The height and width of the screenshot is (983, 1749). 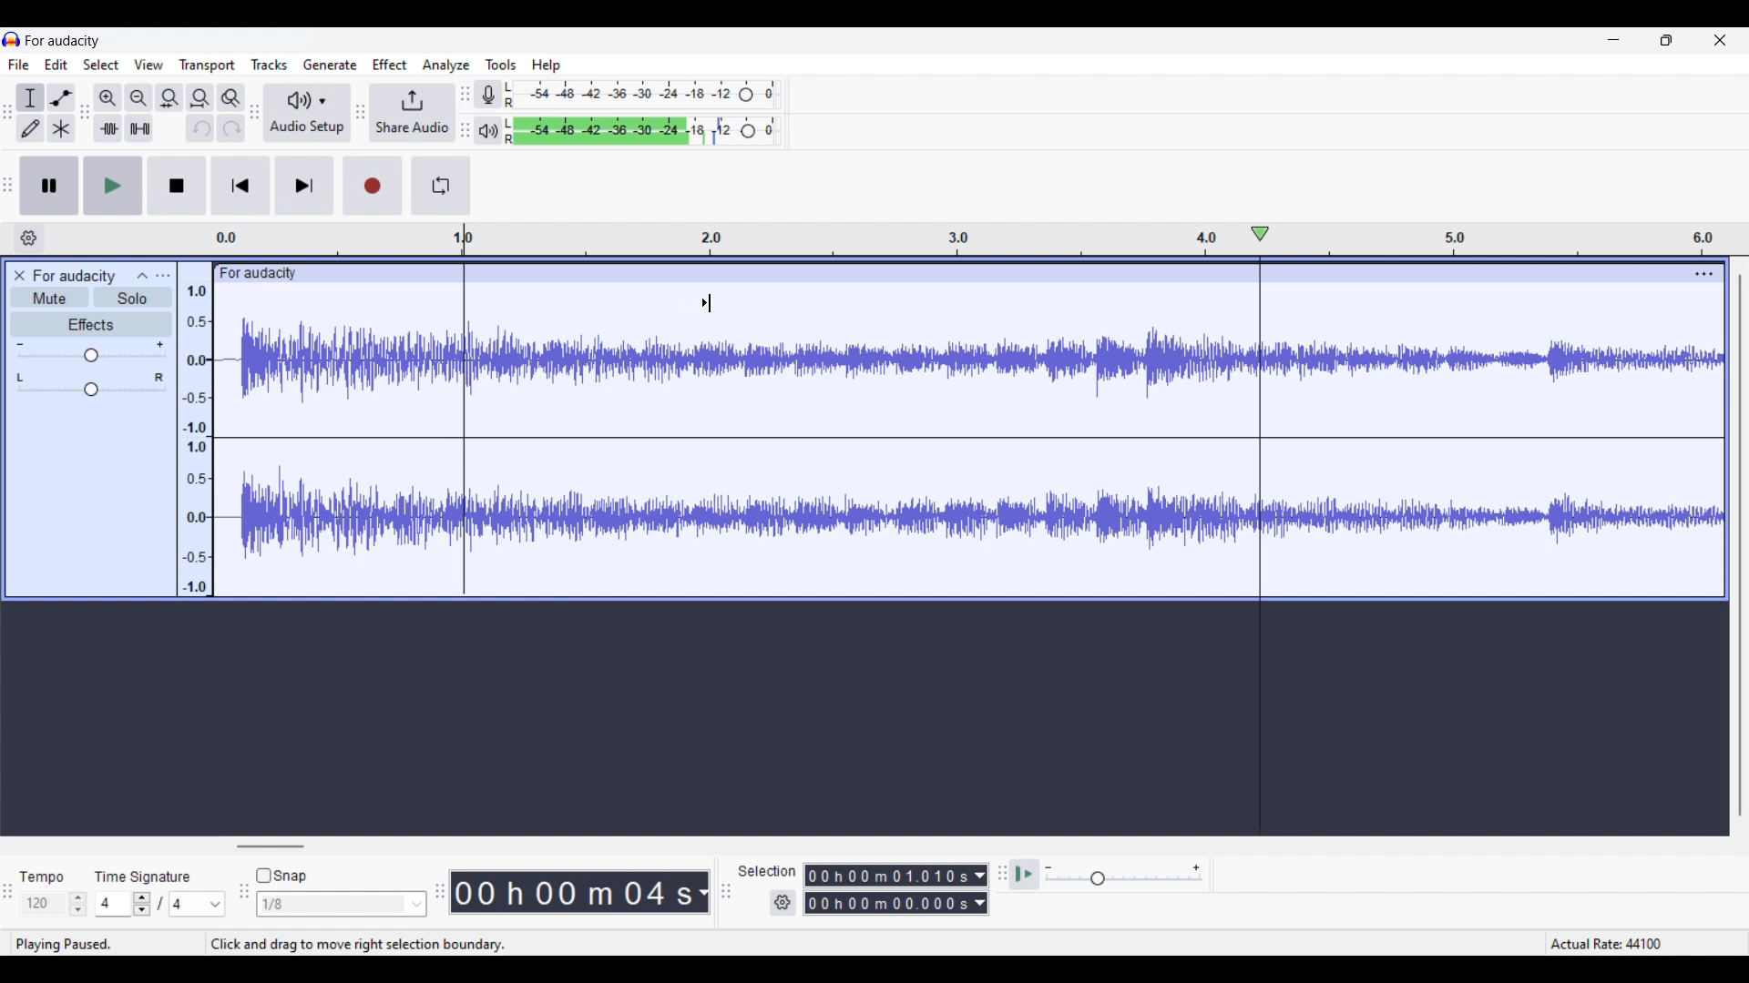 I want to click on Silence audio selection, so click(x=139, y=128).